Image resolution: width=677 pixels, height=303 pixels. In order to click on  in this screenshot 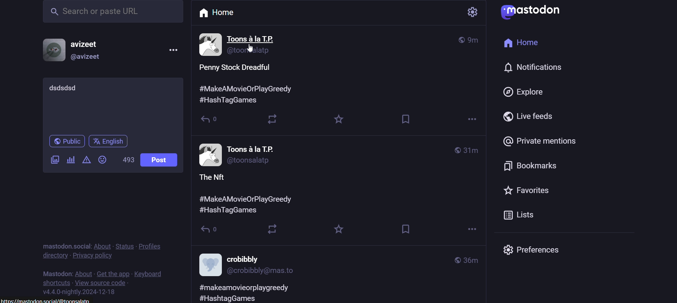, I will do `click(250, 160)`.